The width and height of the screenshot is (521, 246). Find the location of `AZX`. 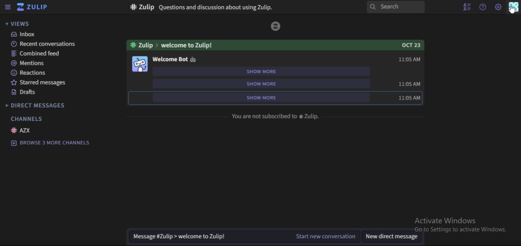

AZX is located at coordinates (23, 130).